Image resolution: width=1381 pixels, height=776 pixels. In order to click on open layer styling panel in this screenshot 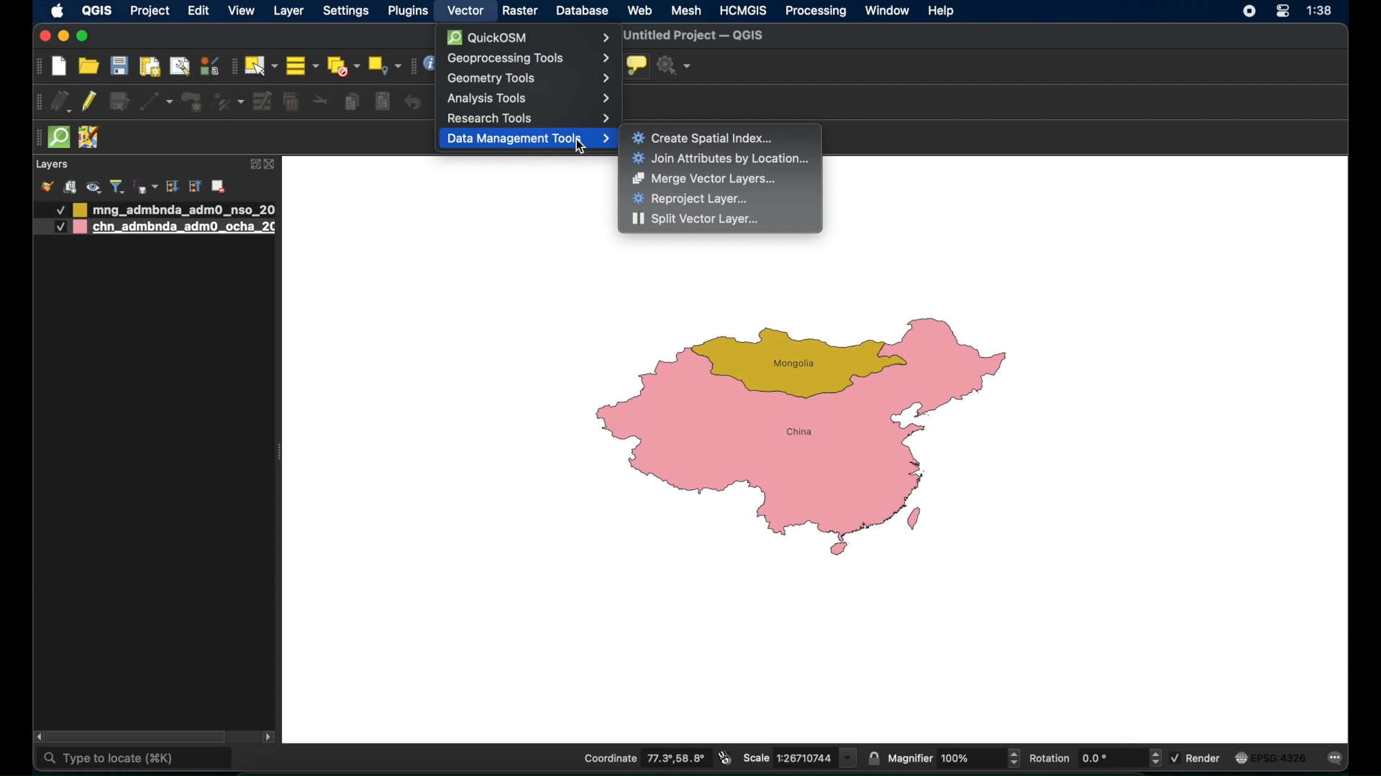, I will do `click(47, 187)`.